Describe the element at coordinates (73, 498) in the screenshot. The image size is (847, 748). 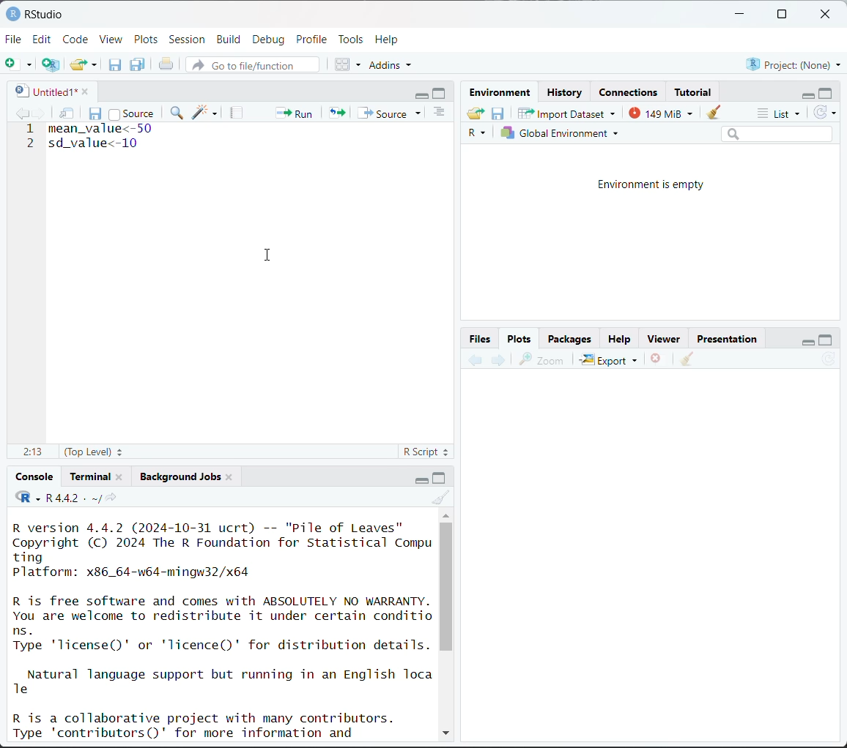
I see `R 4.4.2 . ~/` at that location.